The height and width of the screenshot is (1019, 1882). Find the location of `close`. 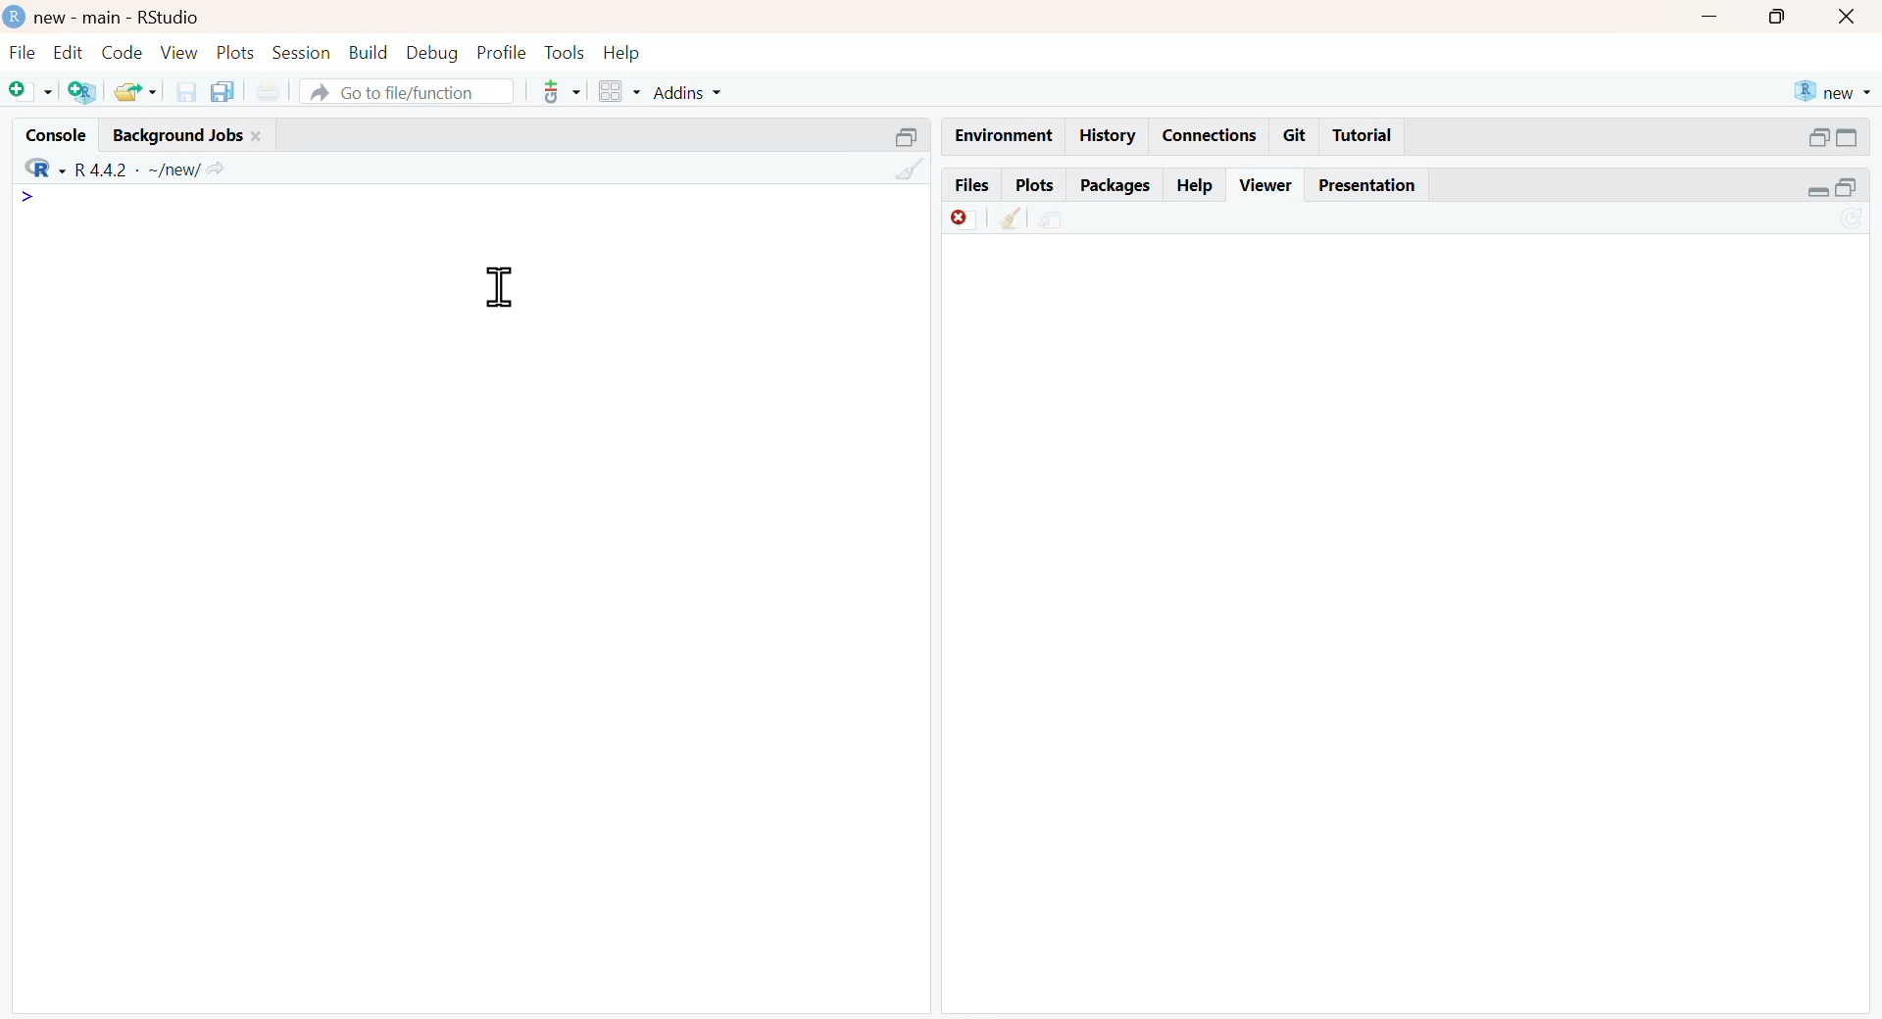

close is located at coordinates (1852, 19).